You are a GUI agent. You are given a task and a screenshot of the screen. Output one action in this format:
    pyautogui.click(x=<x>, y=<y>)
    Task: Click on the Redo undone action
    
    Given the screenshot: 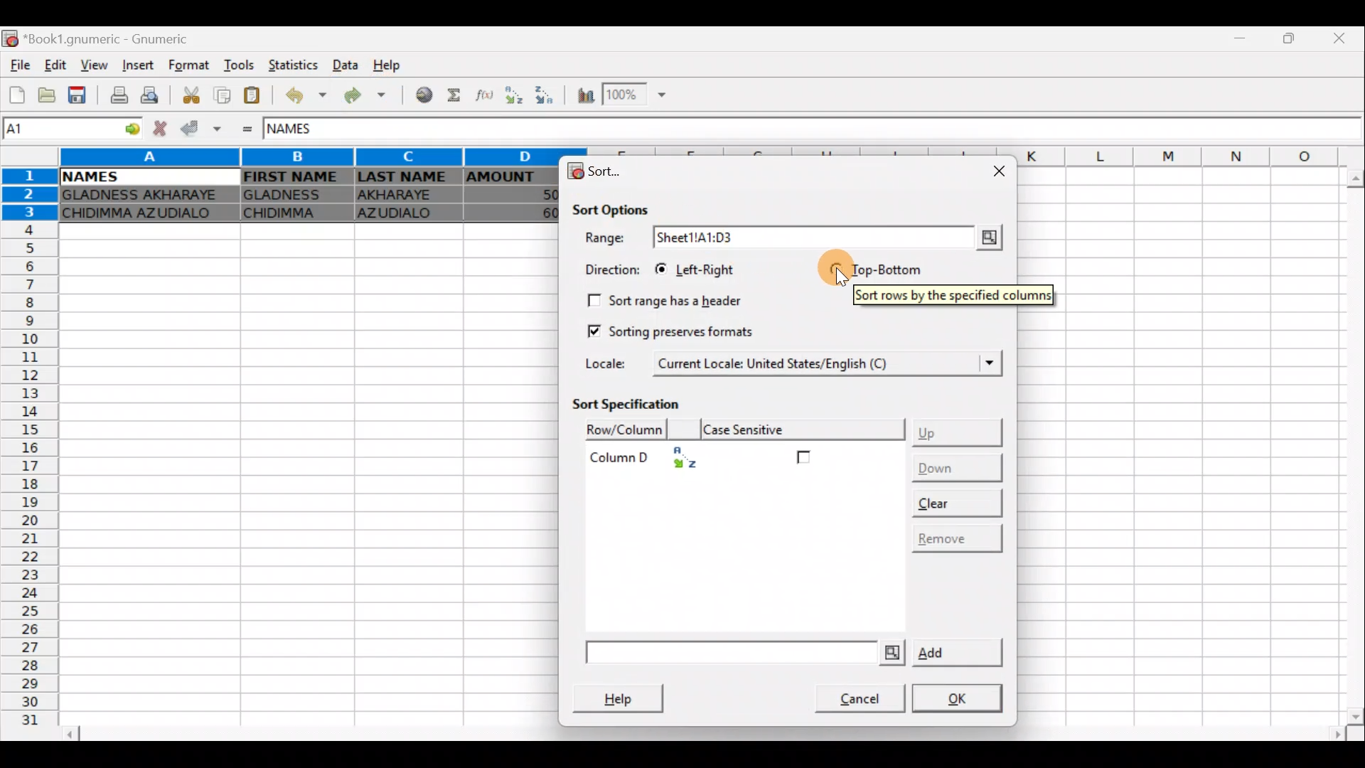 What is the action you would take?
    pyautogui.click(x=370, y=99)
    